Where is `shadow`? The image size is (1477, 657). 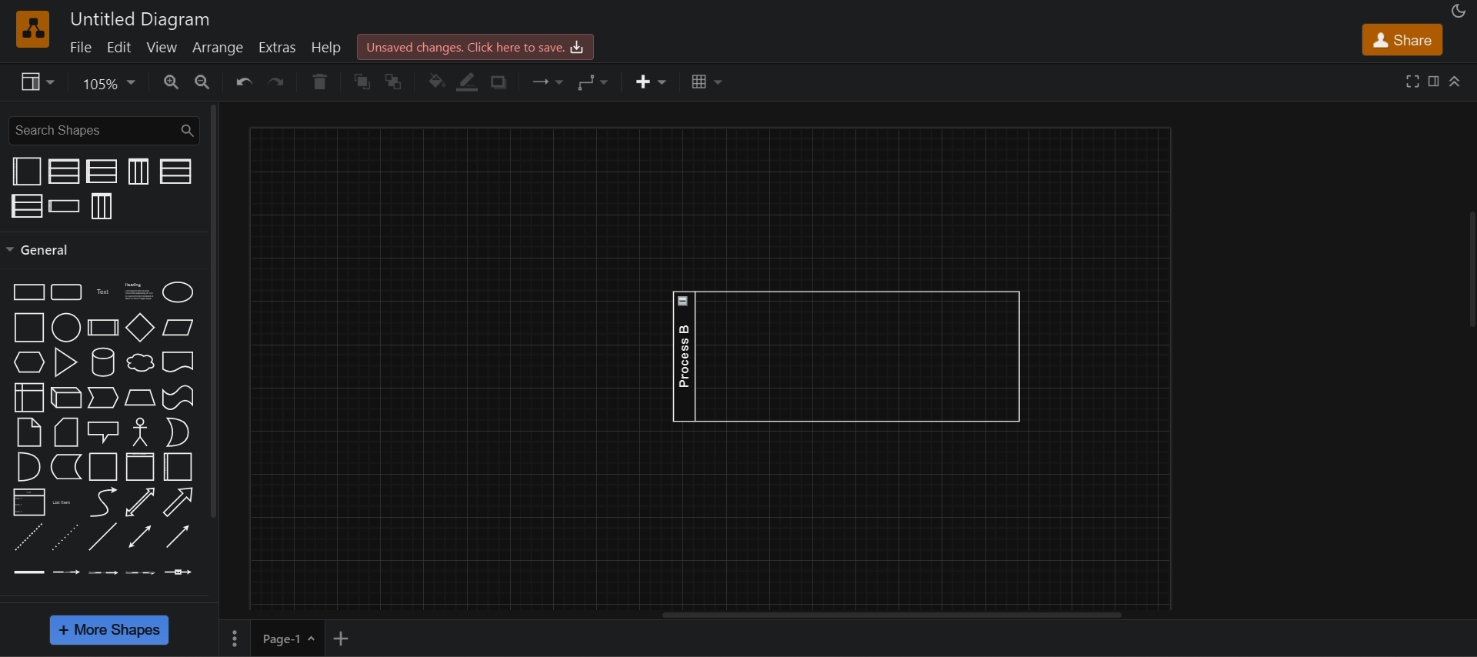 shadow is located at coordinates (504, 84).